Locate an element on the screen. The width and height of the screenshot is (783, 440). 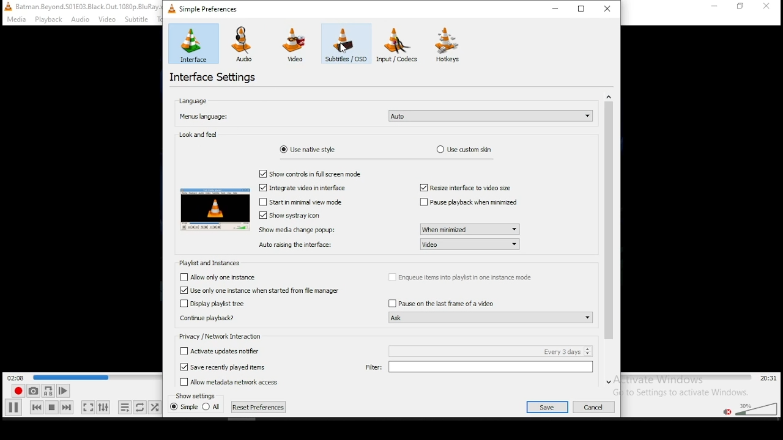
 is located at coordinates (300, 229).